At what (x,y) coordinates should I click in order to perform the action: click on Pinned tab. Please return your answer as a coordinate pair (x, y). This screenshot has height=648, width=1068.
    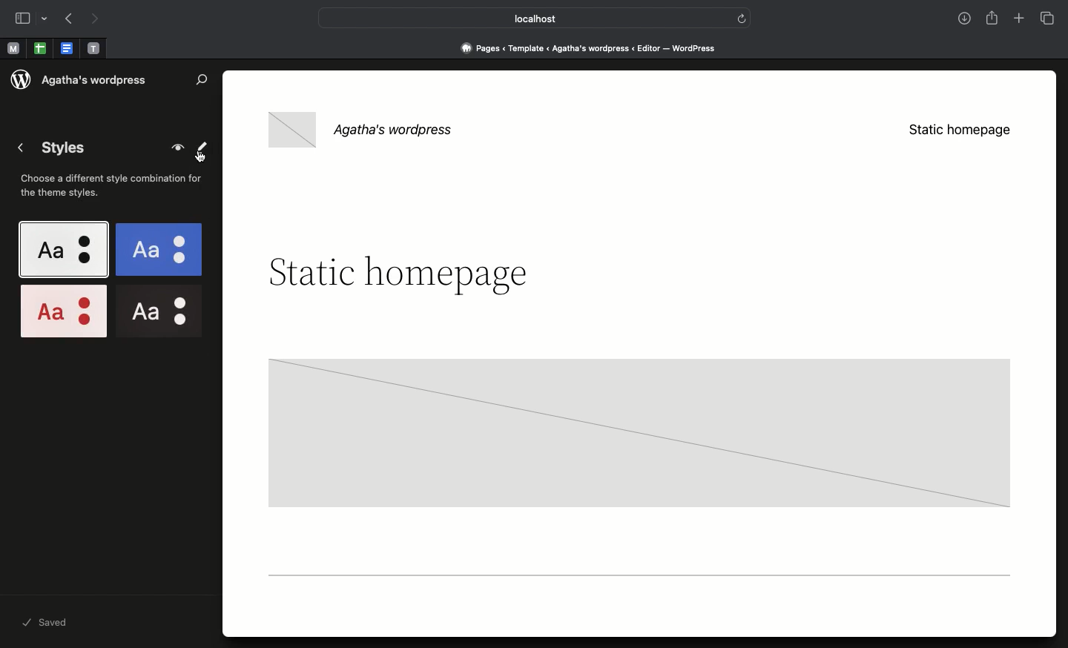
    Looking at the image, I should click on (13, 49).